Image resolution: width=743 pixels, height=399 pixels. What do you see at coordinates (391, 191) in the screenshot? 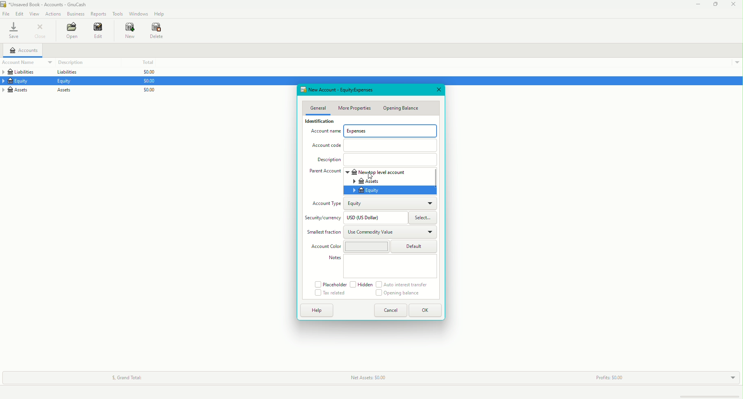
I see `Equity` at bounding box center [391, 191].